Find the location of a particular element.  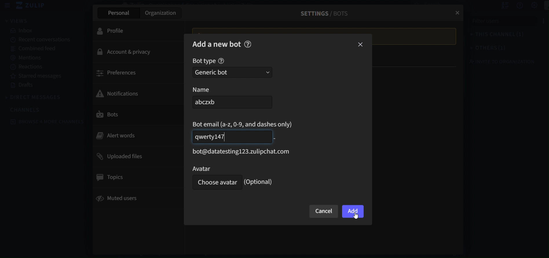

qwerty147 is located at coordinates (232, 137).